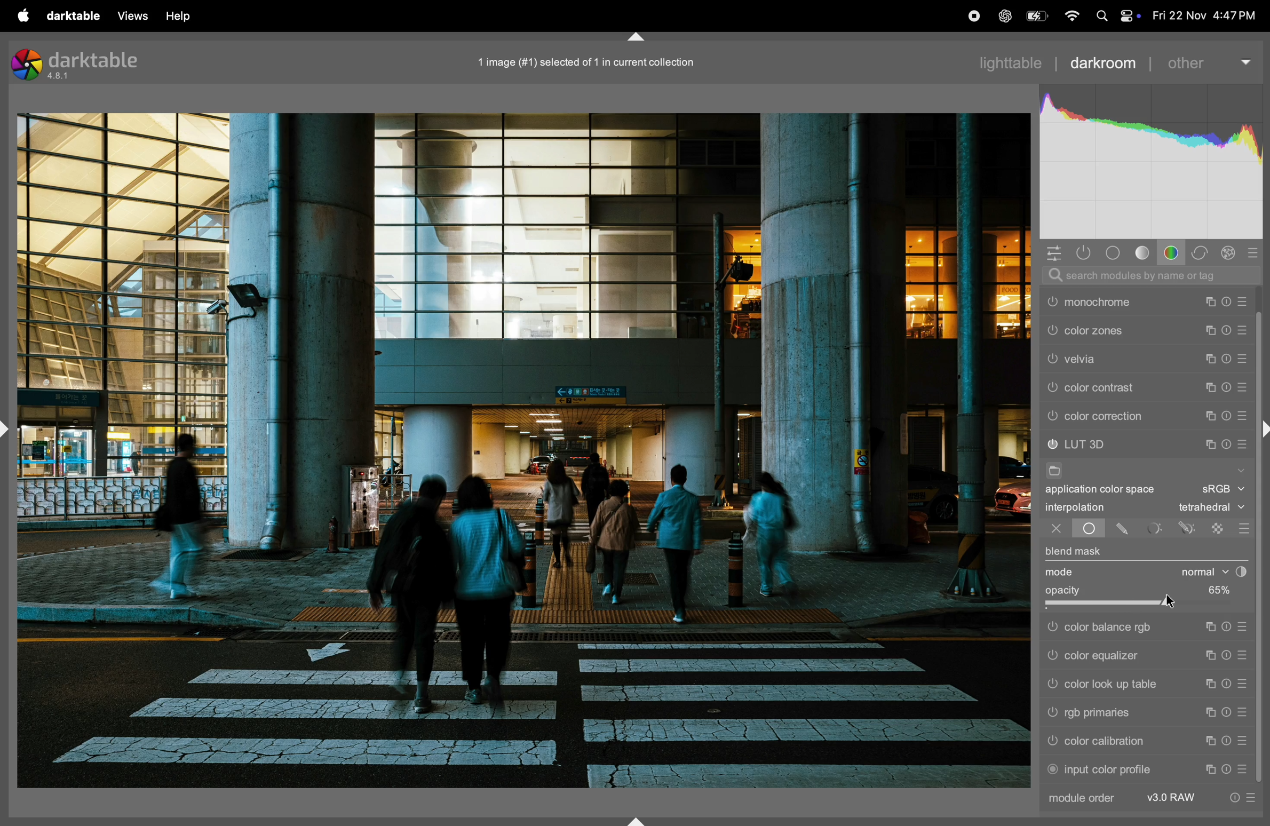 This screenshot has width=1270, height=826. What do you see at coordinates (1052, 330) in the screenshot?
I see `monochrome is switched off` at bounding box center [1052, 330].